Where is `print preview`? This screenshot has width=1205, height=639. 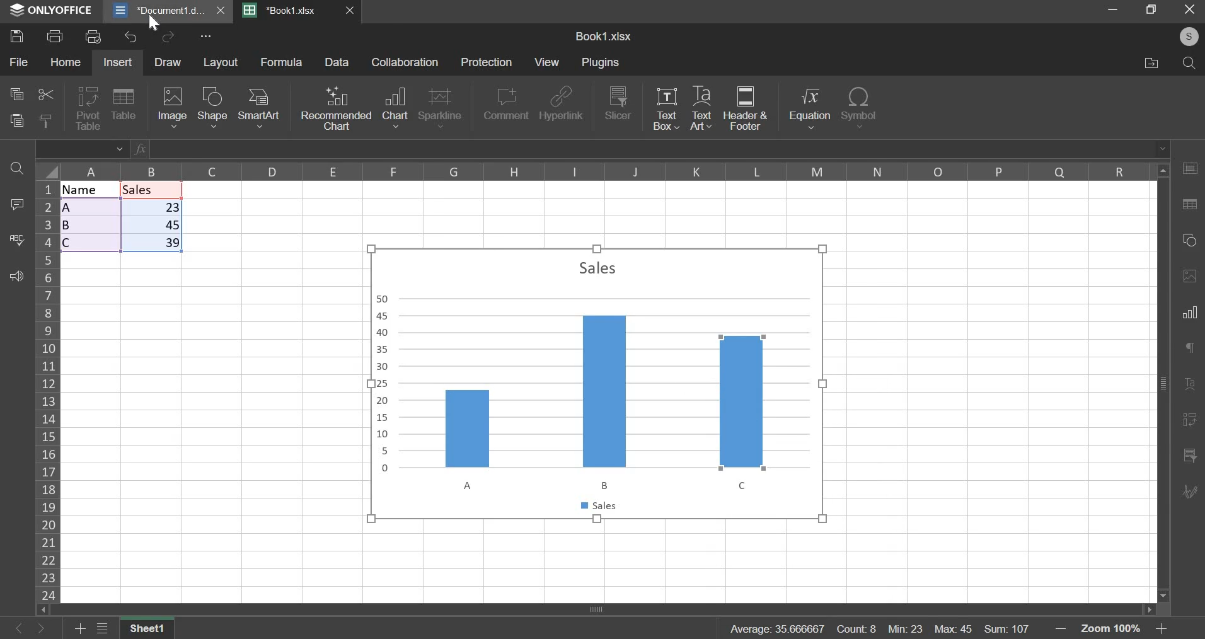
print preview is located at coordinates (93, 37).